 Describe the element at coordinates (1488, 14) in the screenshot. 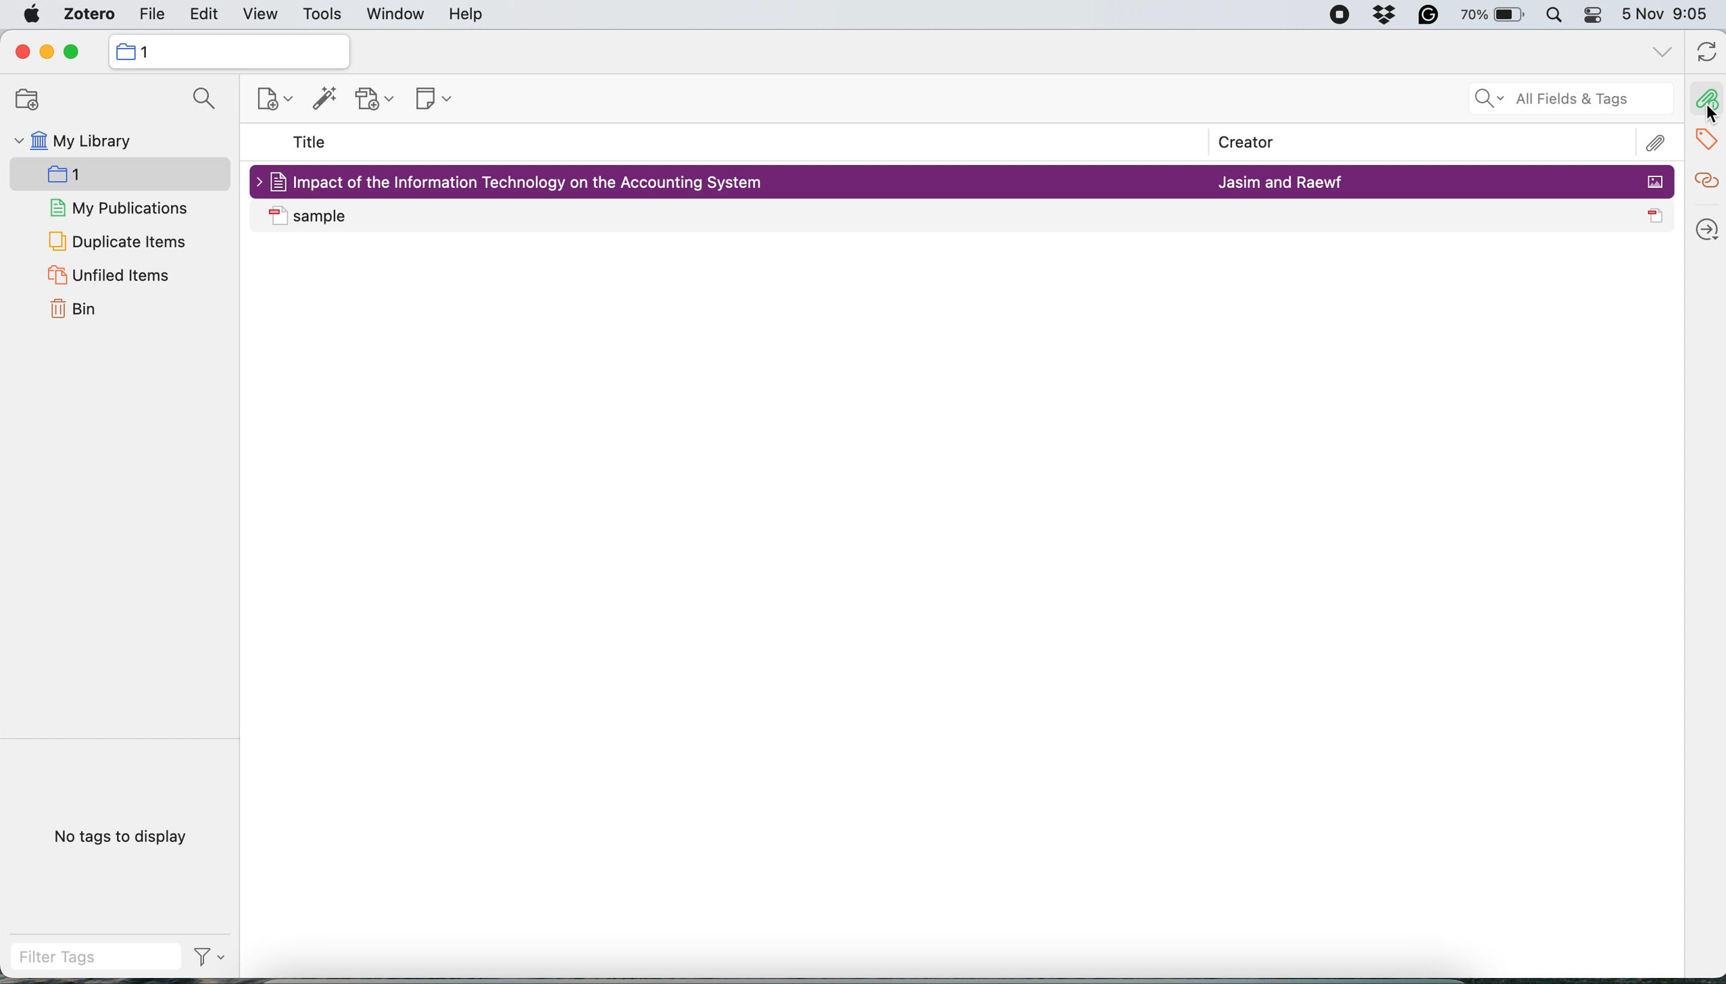

I see `battery` at that location.